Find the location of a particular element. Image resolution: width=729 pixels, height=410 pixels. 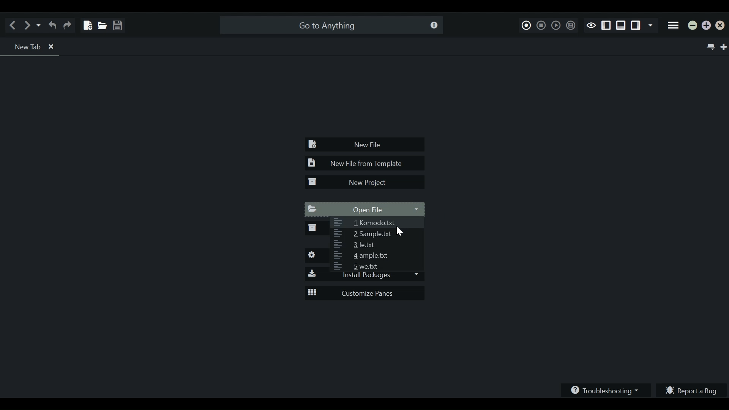

Open is located at coordinates (101, 24).